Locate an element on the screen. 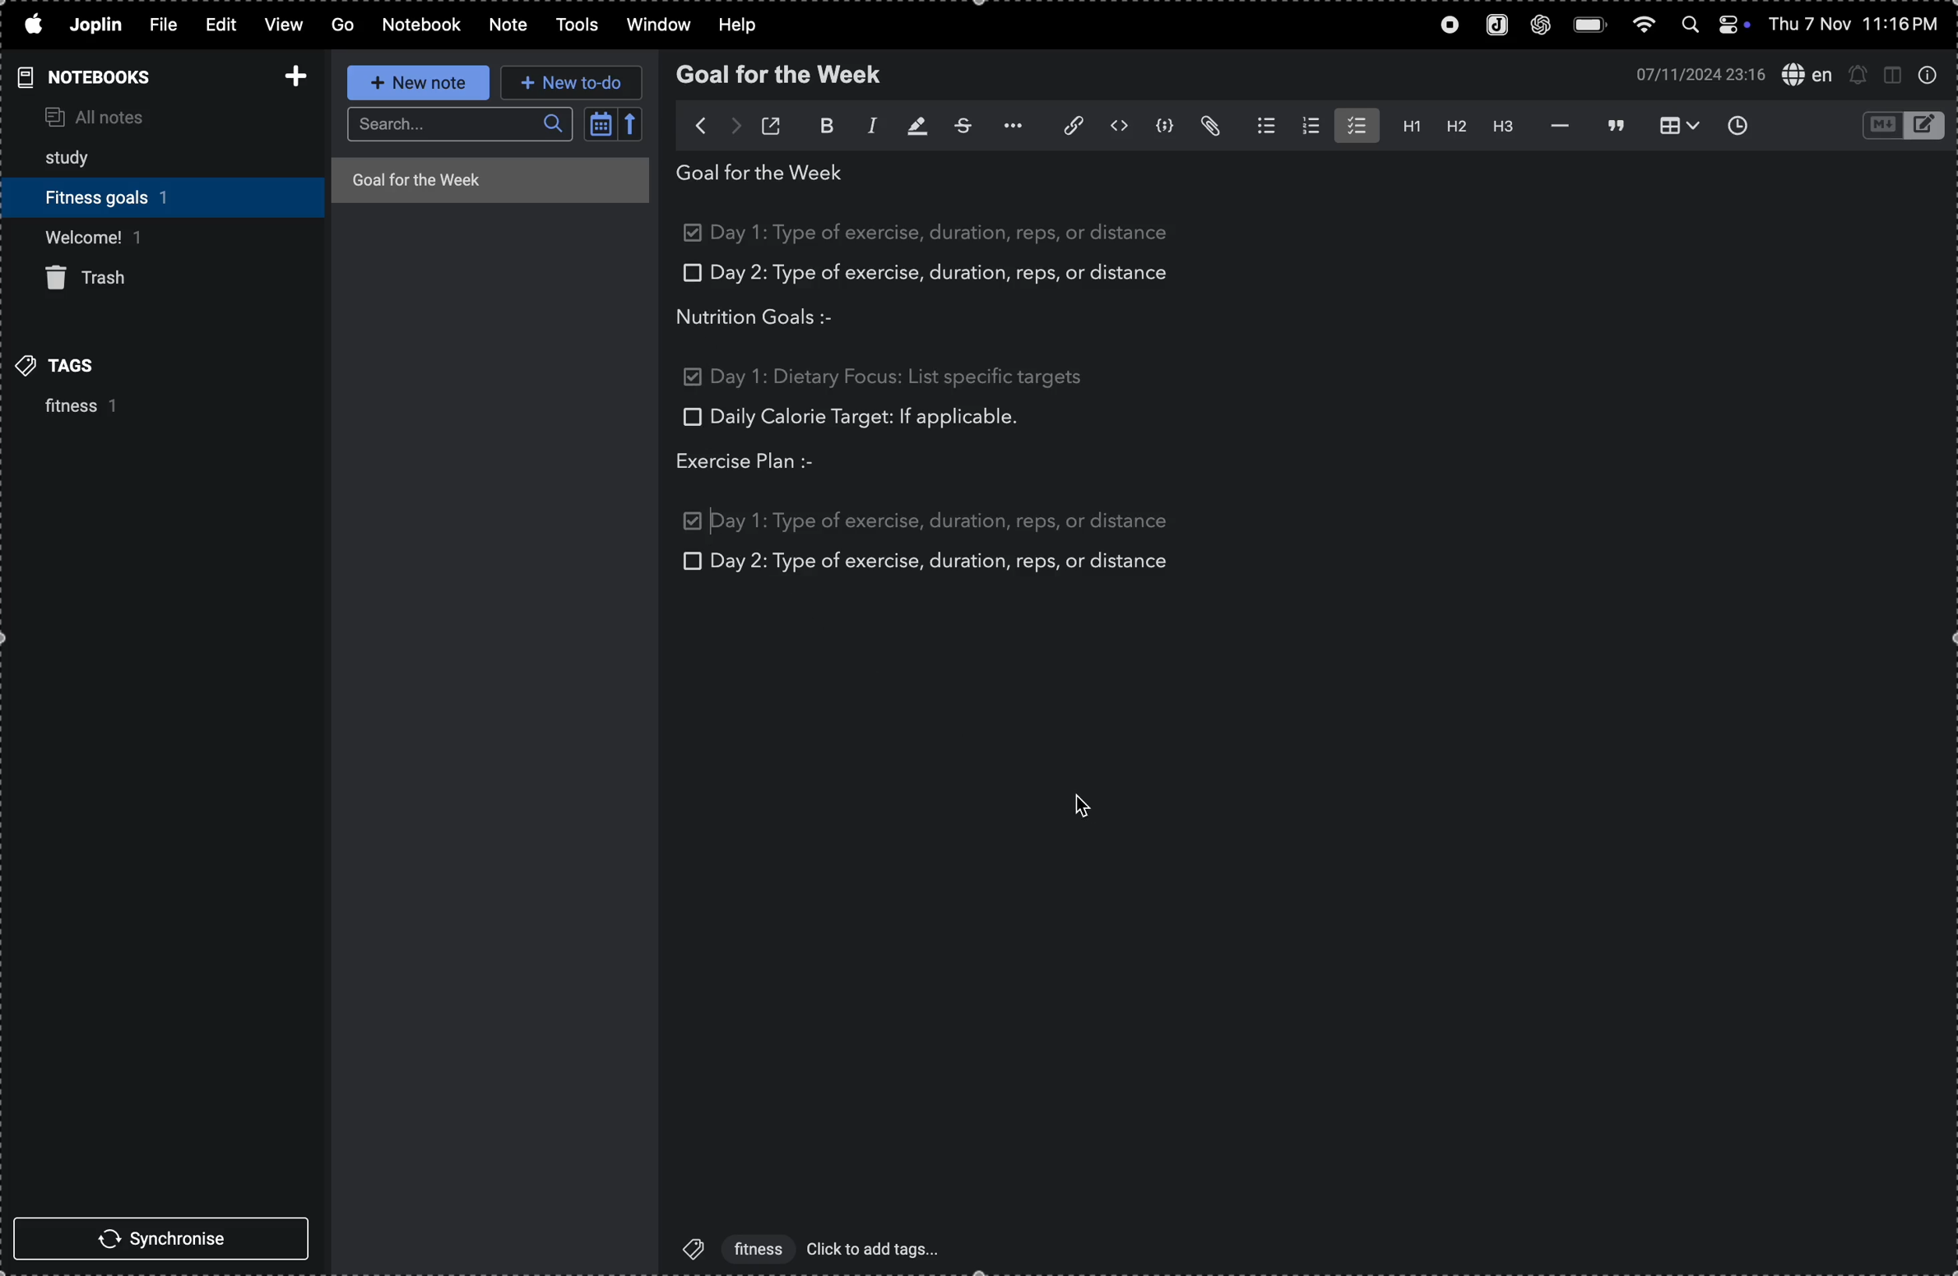  goal for the week  is located at coordinates (768, 177).